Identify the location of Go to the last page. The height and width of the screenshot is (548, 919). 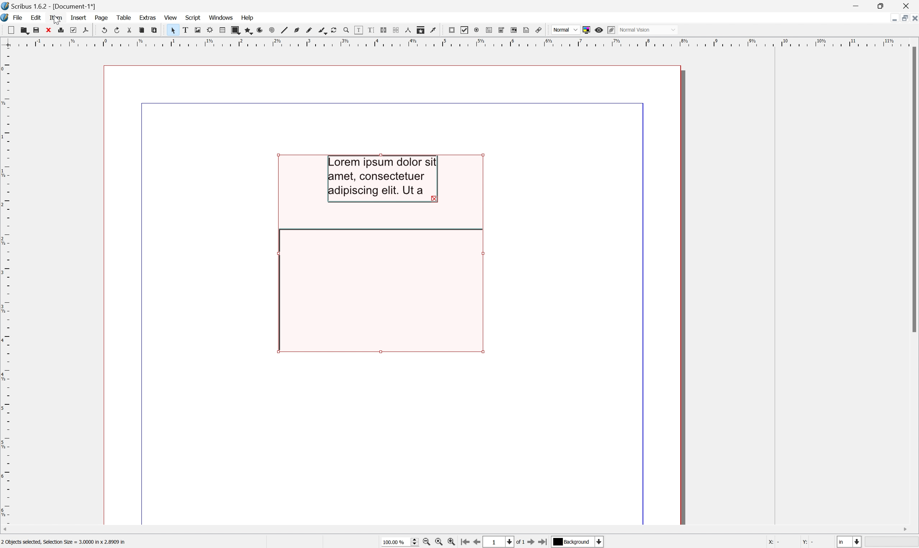
(545, 542).